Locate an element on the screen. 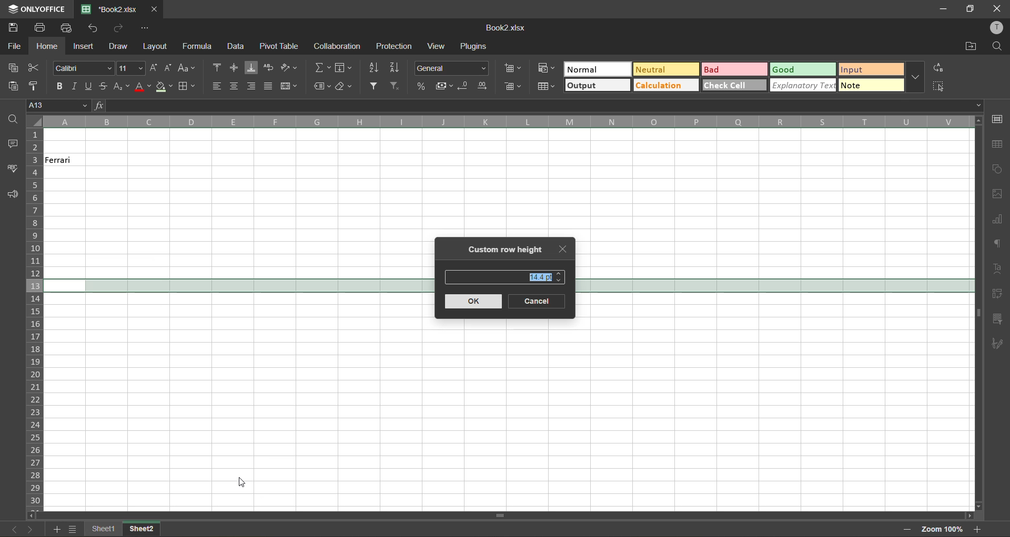  spellcheck is located at coordinates (13, 169).